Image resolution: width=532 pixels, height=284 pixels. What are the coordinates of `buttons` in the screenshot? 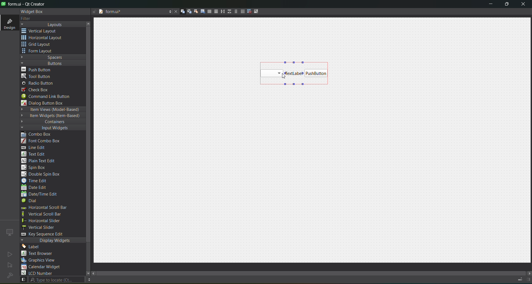 It's located at (52, 63).